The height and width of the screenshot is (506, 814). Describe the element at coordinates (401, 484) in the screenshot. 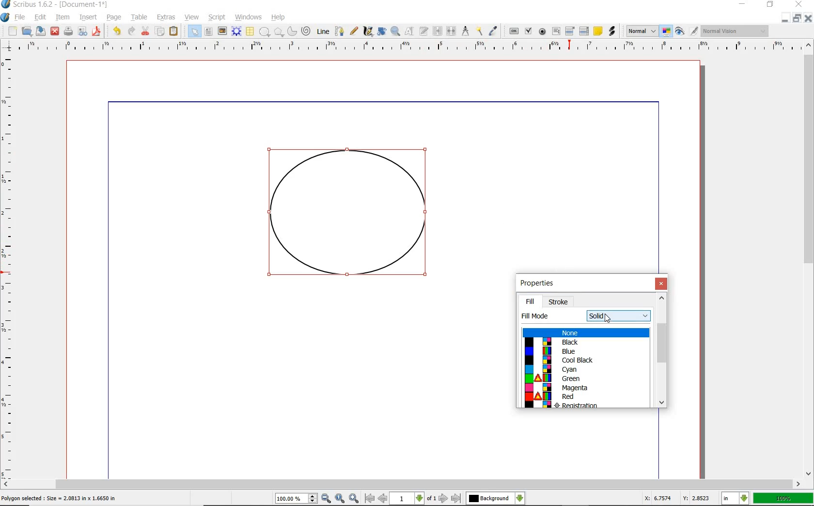

I see `SCROLLBAR` at that location.